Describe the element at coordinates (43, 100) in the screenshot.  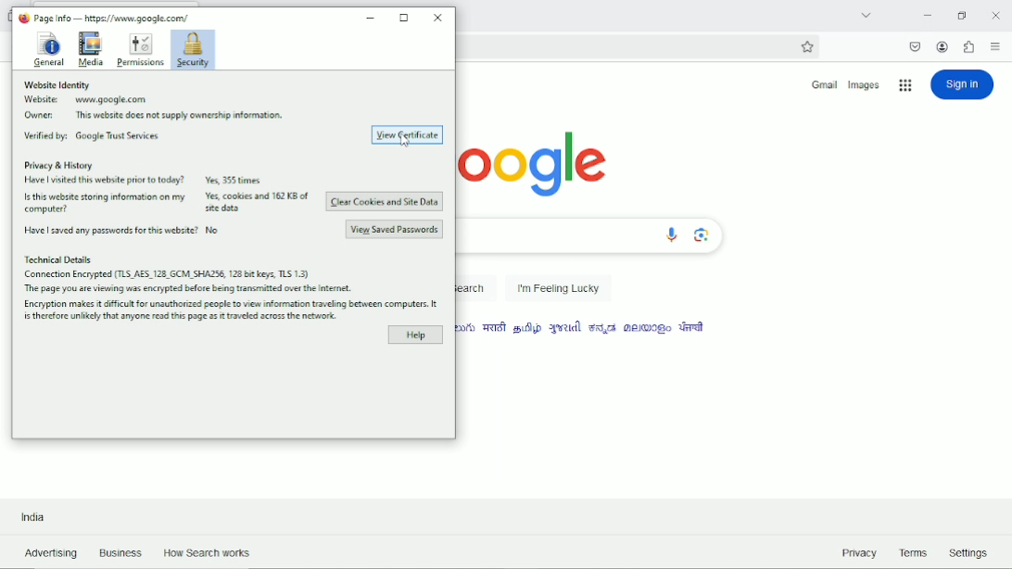
I see `Website` at that location.